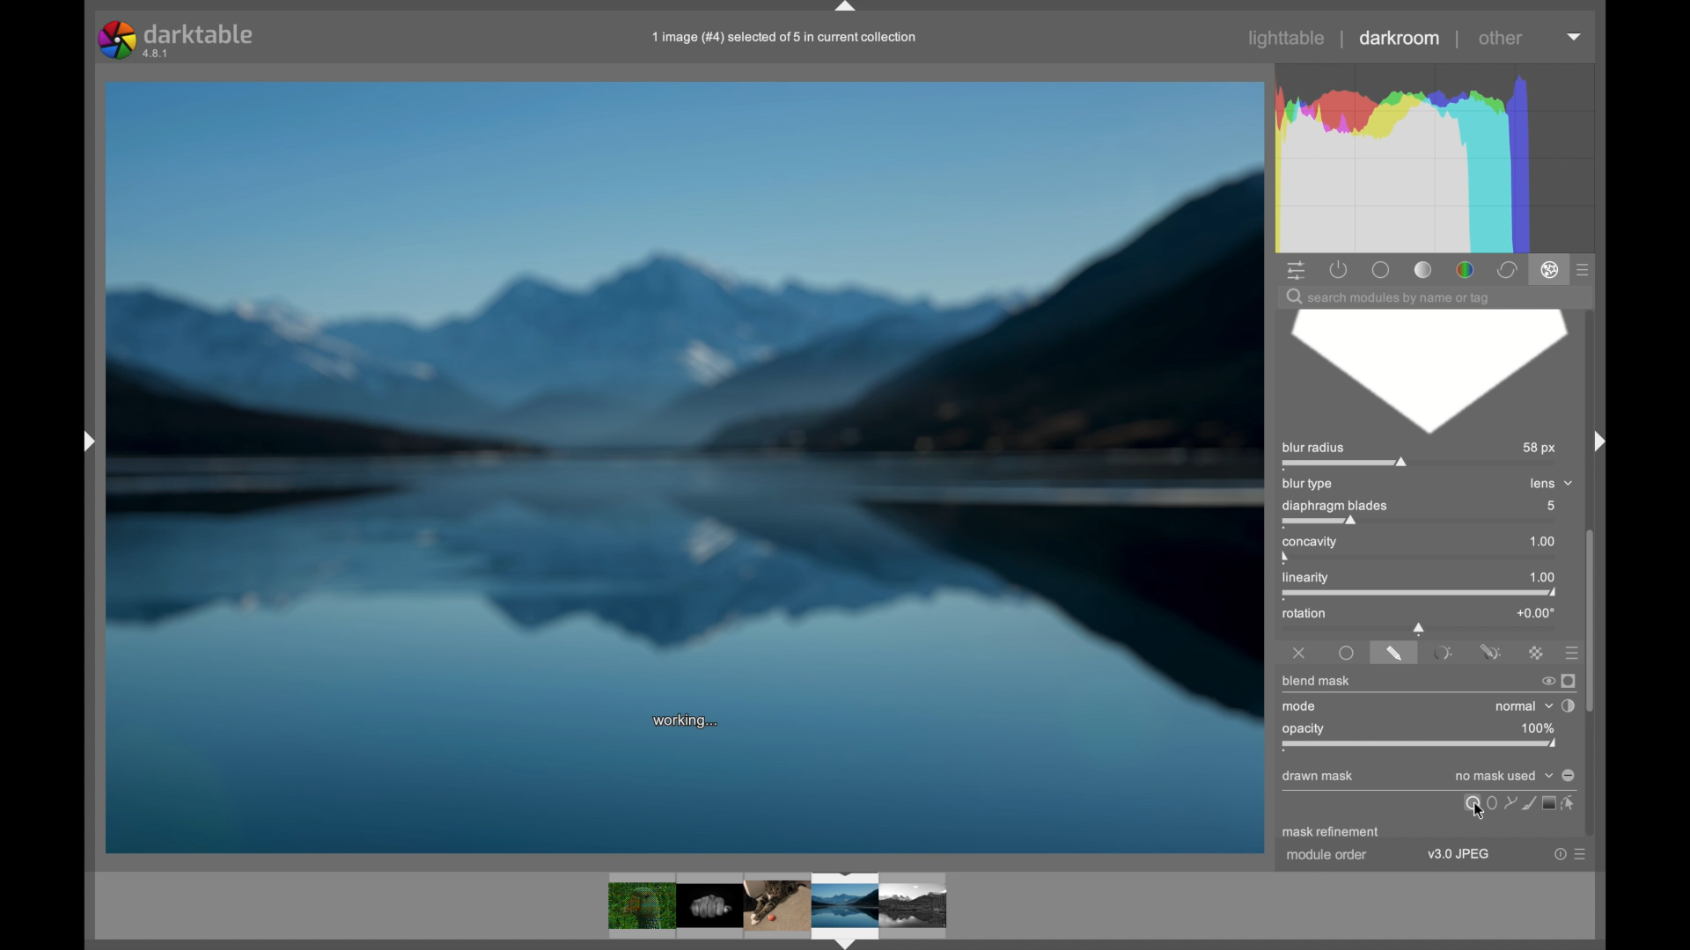  I want to click on slider, so click(1420, 627).